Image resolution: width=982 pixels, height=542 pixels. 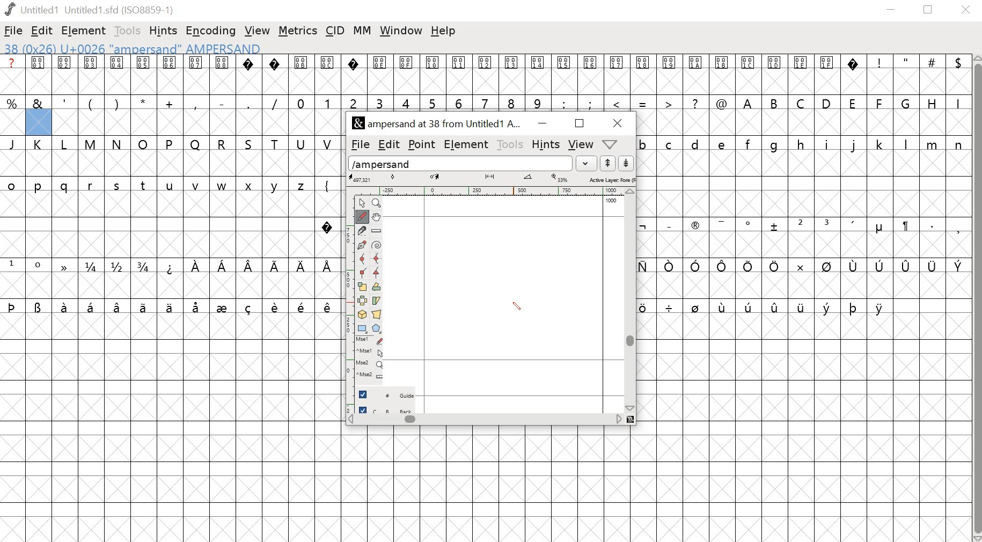 What do you see at coordinates (644, 75) in the screenshot?
I see `0018` at bounding box center [644, 75].